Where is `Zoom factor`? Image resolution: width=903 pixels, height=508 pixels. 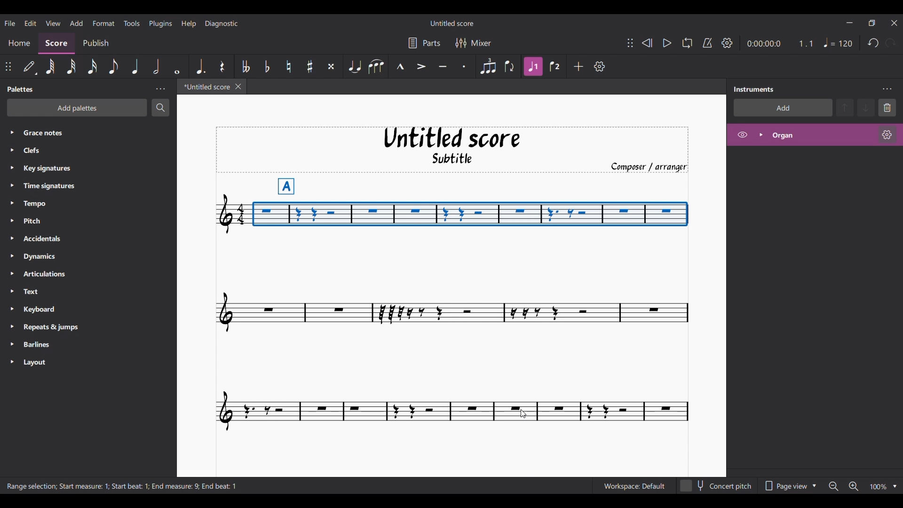
Zoom factor is located at coordinates (879, 487).